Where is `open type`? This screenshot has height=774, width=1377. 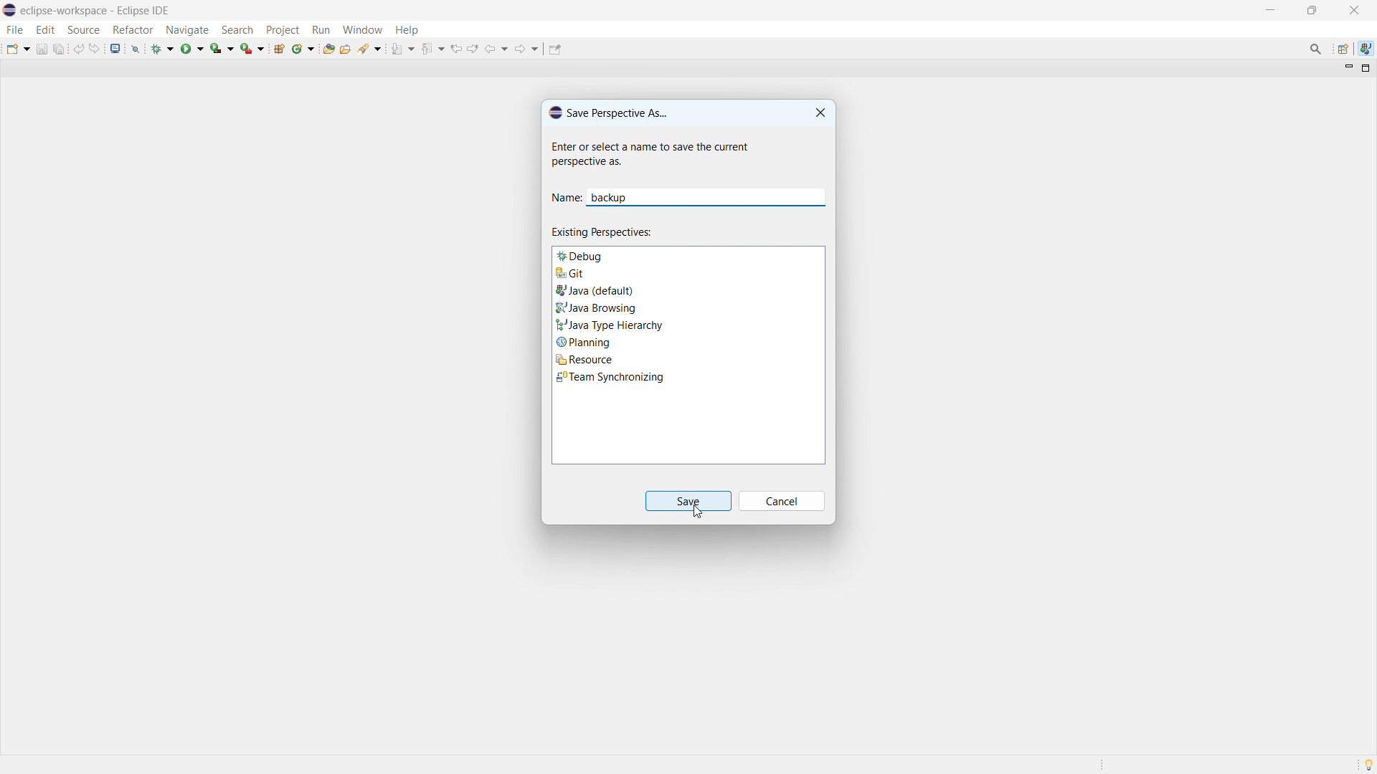
open type is located at coordinates (328, 49).